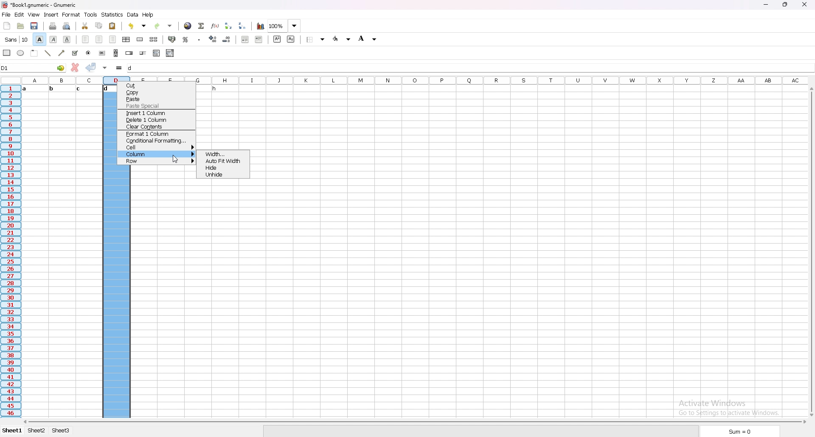  I want to click on centre horizontally, so click(126, 39).